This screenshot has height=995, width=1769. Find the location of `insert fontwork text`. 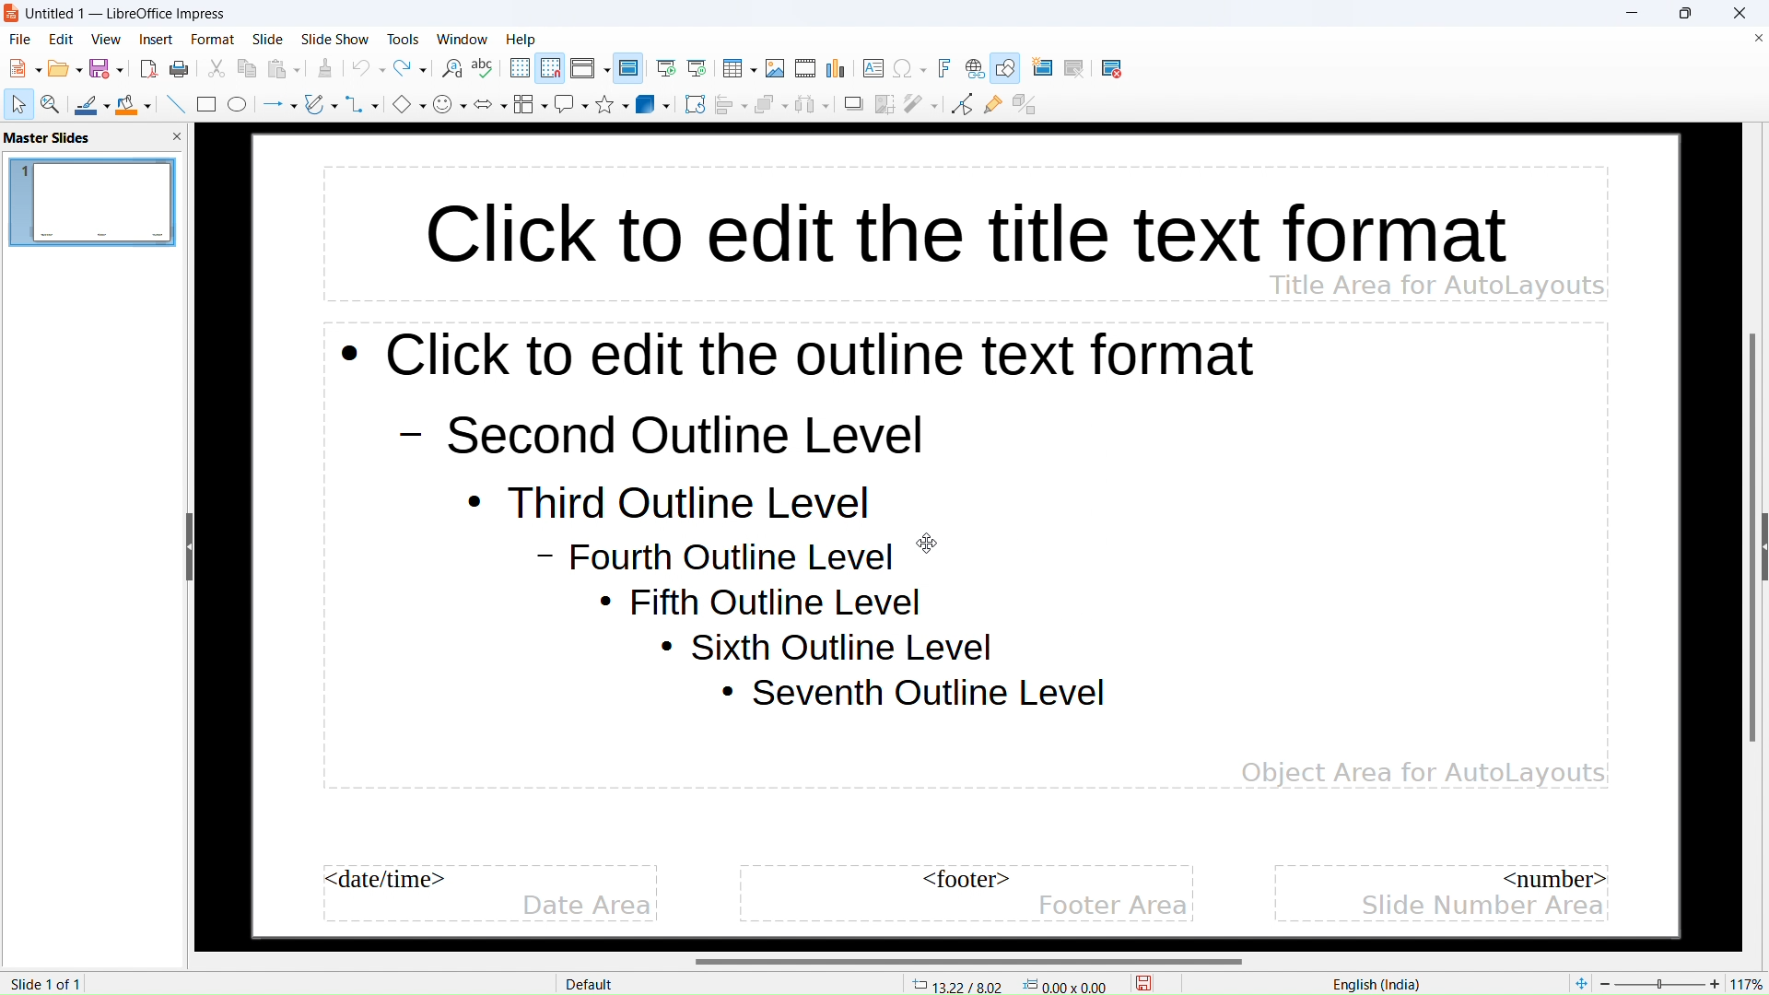

insert fontwork text is located at coordinates (944, 68).